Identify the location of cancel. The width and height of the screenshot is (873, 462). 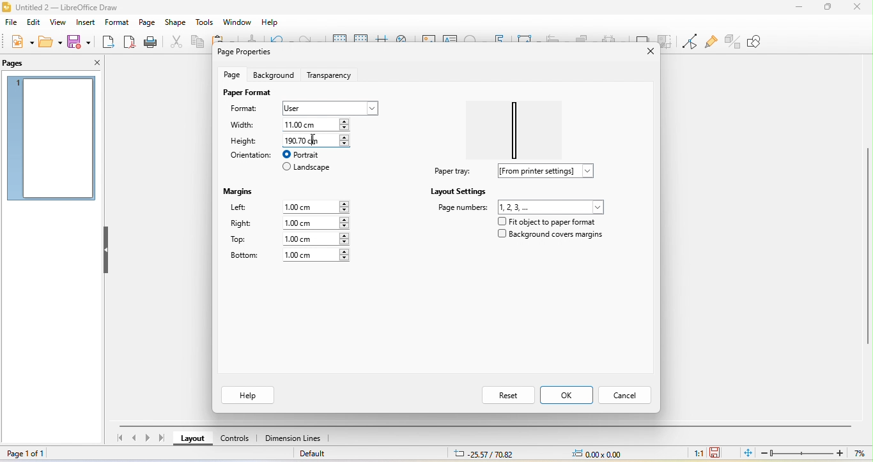
(627, 394).